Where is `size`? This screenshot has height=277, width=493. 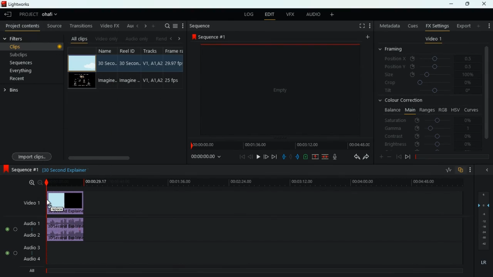 size is located at coordinates (428, 75).